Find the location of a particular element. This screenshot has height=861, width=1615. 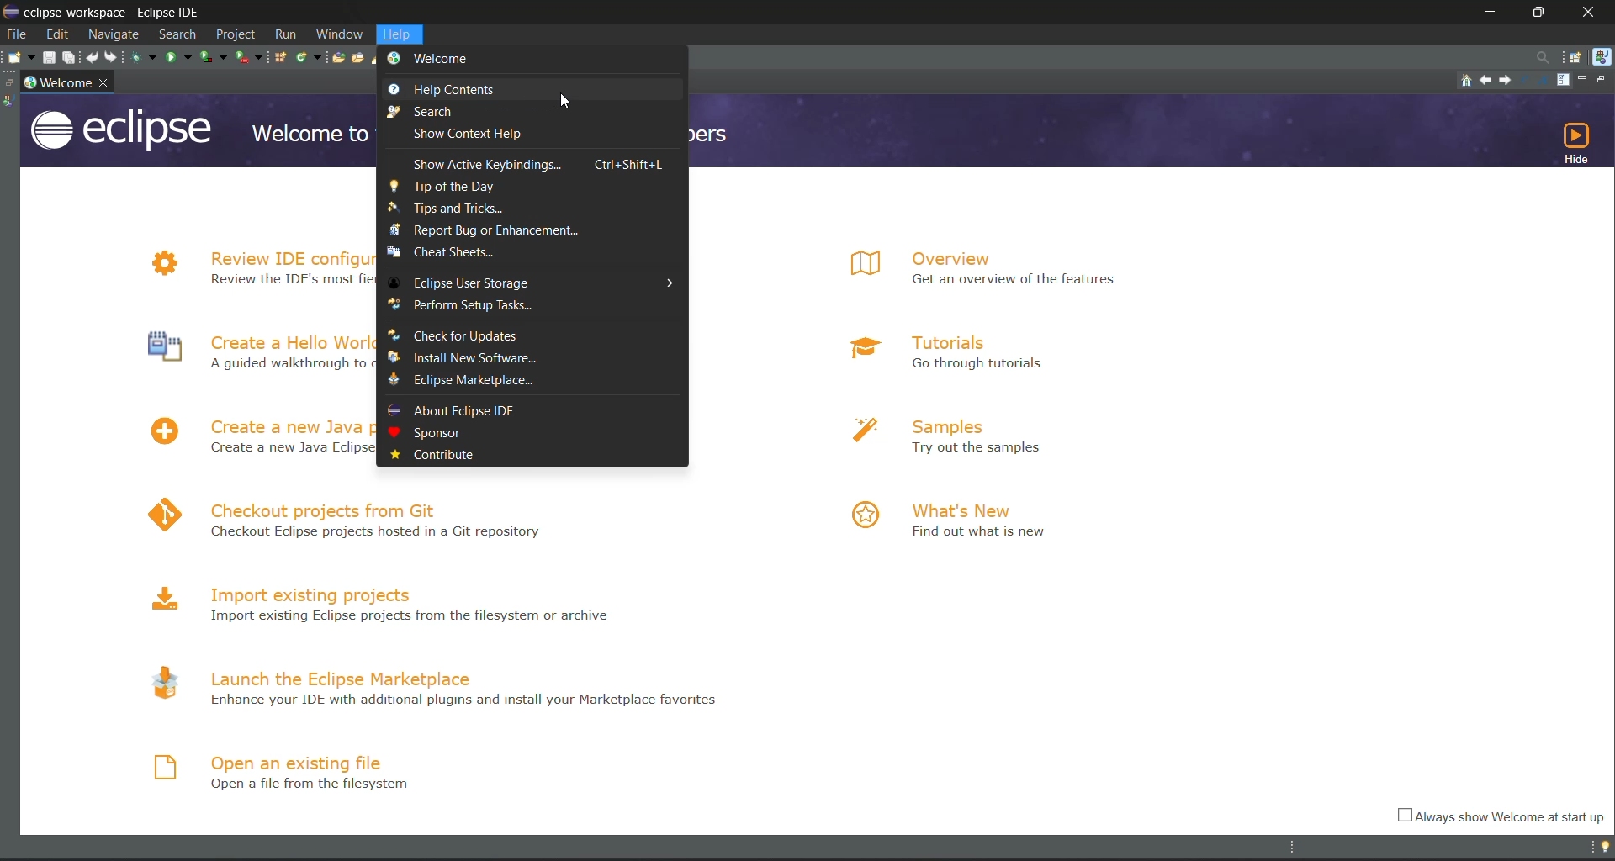

open task is located at coordinates (355, 58).